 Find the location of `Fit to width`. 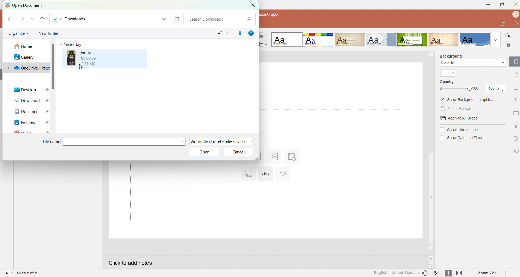

Fit to width is located at coordinates (458, 273).